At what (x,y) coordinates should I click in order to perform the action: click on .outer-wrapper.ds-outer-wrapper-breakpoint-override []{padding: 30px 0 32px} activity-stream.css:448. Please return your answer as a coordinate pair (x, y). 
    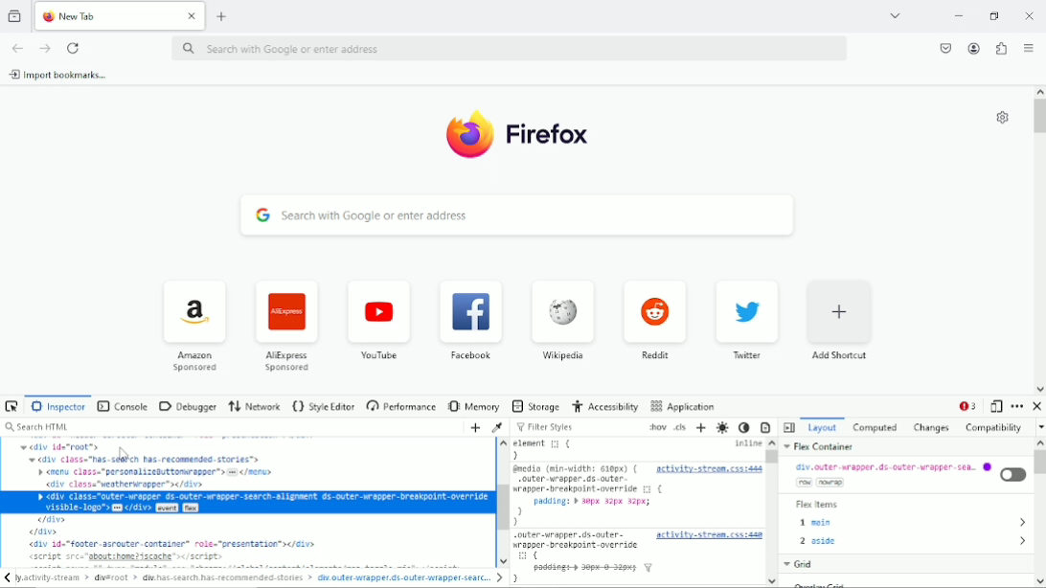
    Looking at the image, I should click on (638, 556).